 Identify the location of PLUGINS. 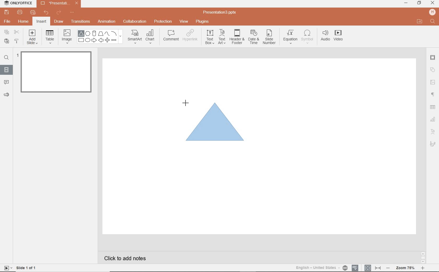
(203, 21).